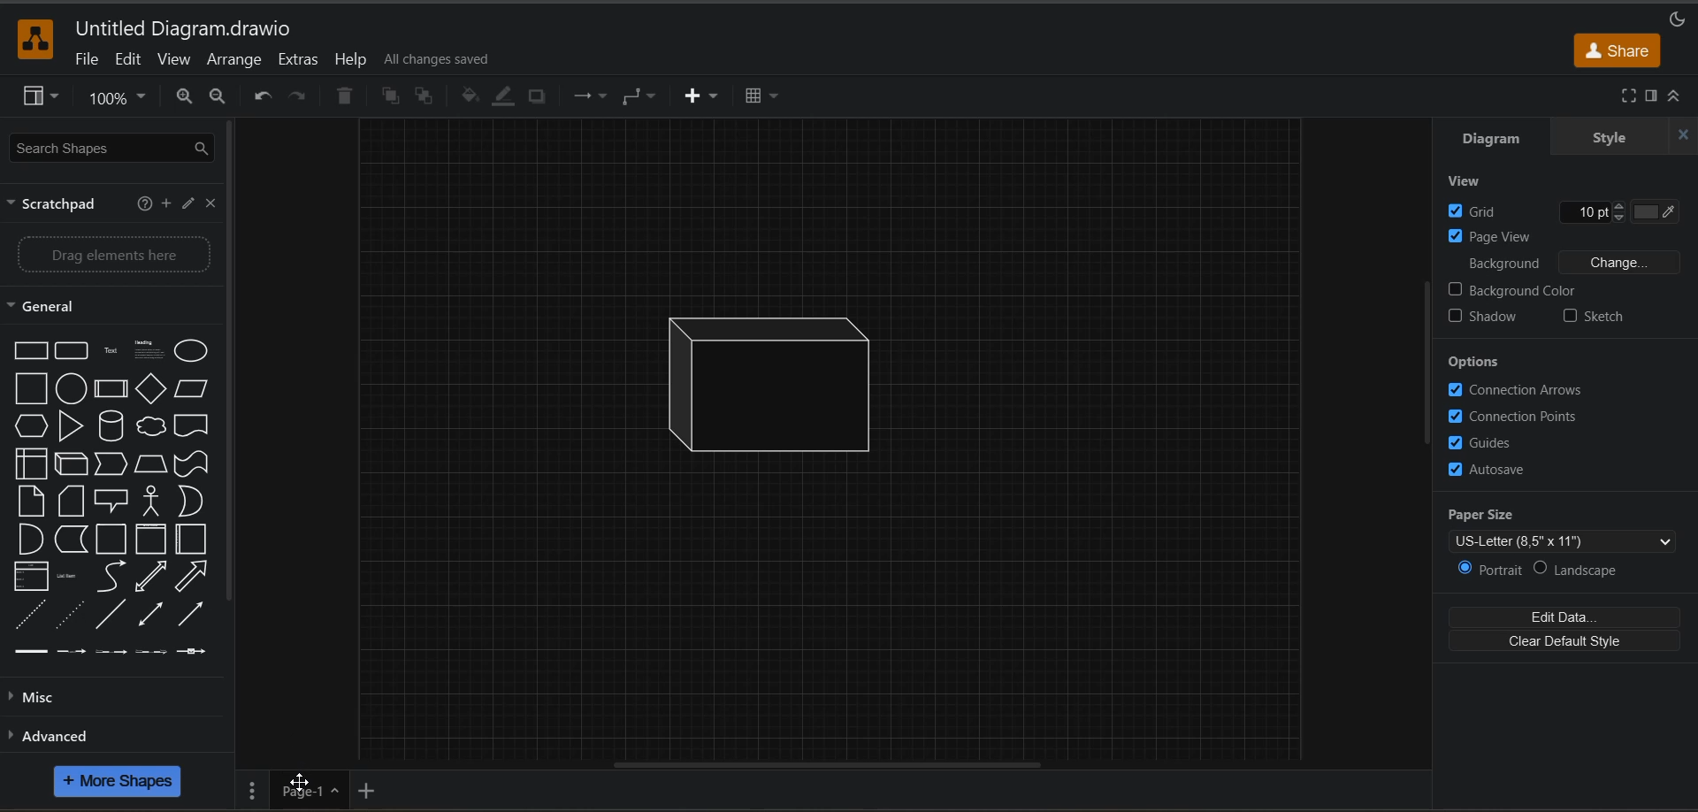 This screenshot has height=812, width=1698. I want to click on portrait, so click(1490, 568).